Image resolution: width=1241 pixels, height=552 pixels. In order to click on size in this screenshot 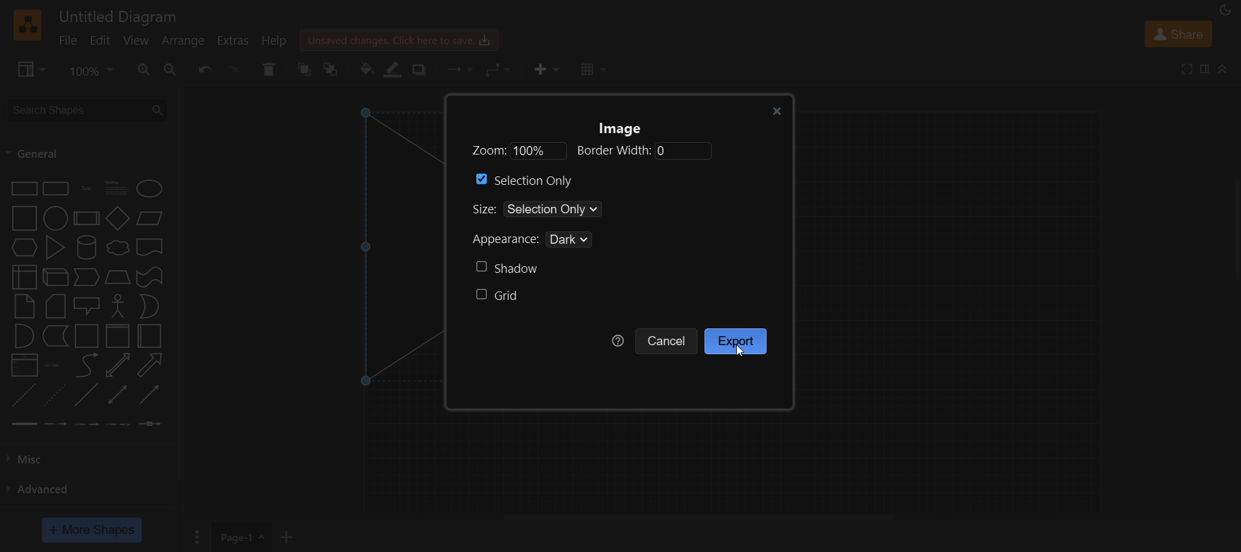, I will do `click(569, 210)`.